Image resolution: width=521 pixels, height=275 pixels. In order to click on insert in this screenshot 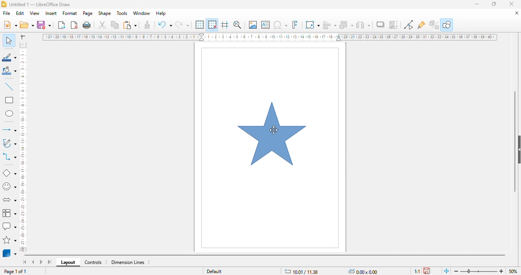, I will do `click(51, 13)`.